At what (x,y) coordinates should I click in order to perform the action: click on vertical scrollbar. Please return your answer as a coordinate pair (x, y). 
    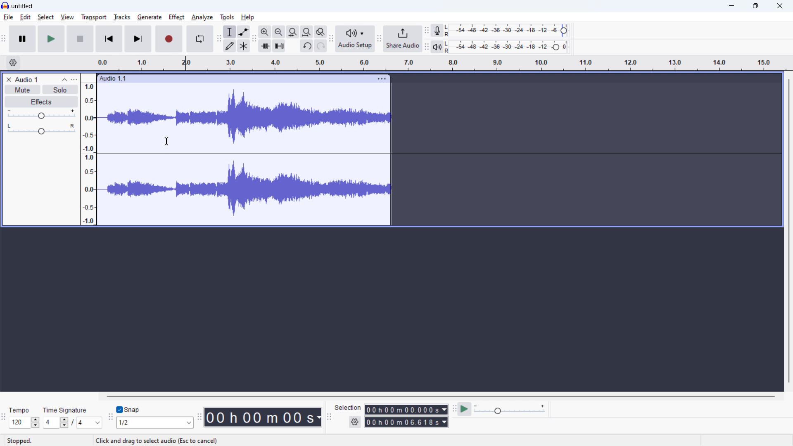
    Looking at the image, I should click on (791, 230).